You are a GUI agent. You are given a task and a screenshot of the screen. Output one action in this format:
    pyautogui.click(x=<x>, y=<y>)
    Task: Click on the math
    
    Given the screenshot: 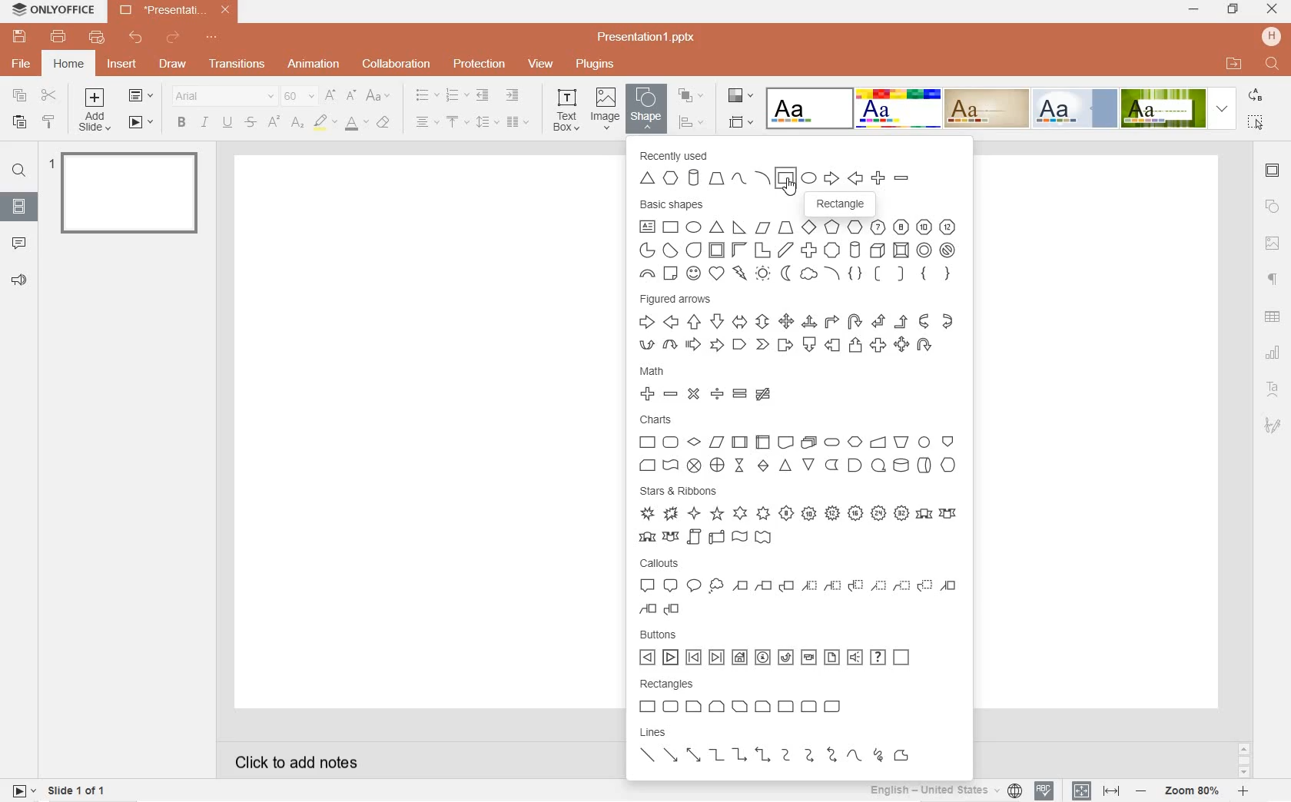 What is the action you would take?
    pyautogui.click(x=649, y=370)
    